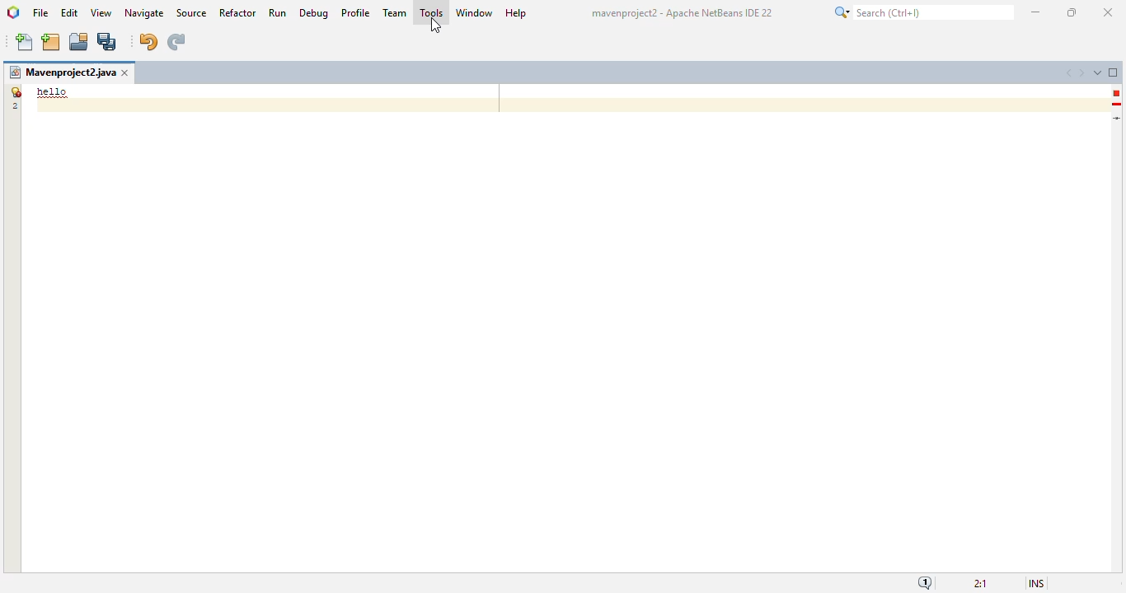 The height and width of the screenshot is (593, 1126). Describe the element at coordinates (1081, 73) in the screenshot. I see `scroll documents right` at that location.